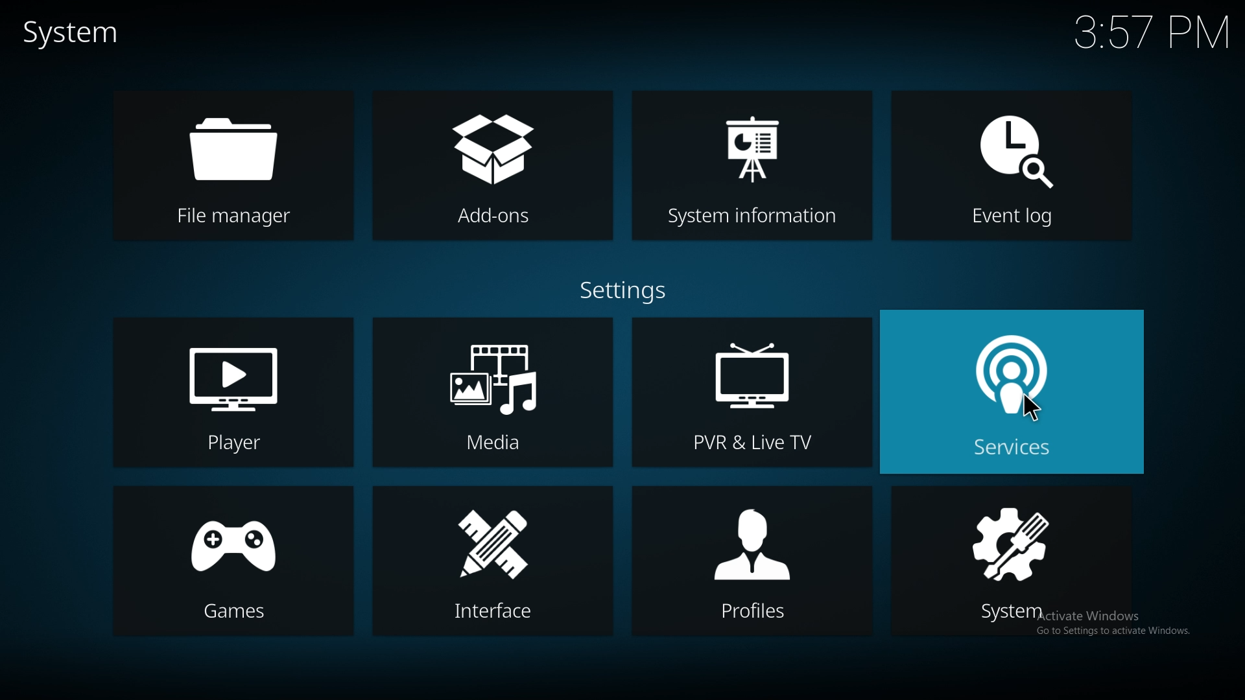 The image size is (1245, 700). What do you see at coordinates (1014, 561) in the screenshot?
I see `system` at bounding box center [1014, 561].